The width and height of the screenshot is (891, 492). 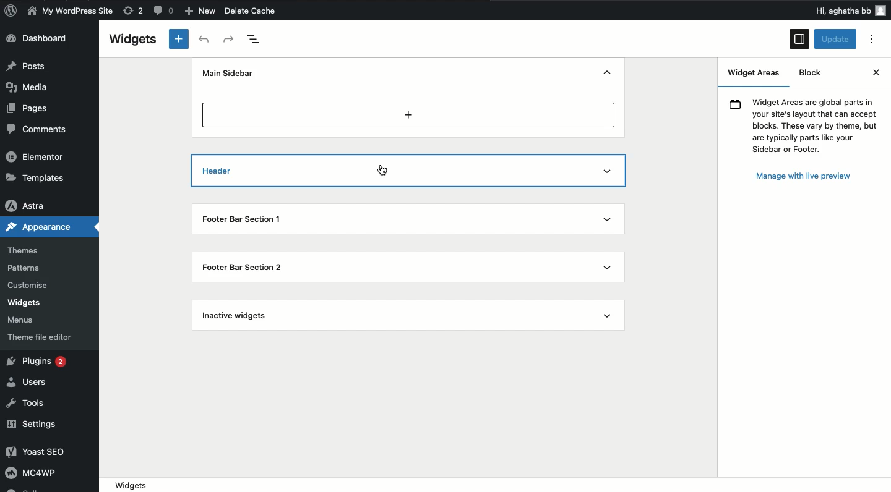 I want to click on Elementor, so click(x=37, y=158).